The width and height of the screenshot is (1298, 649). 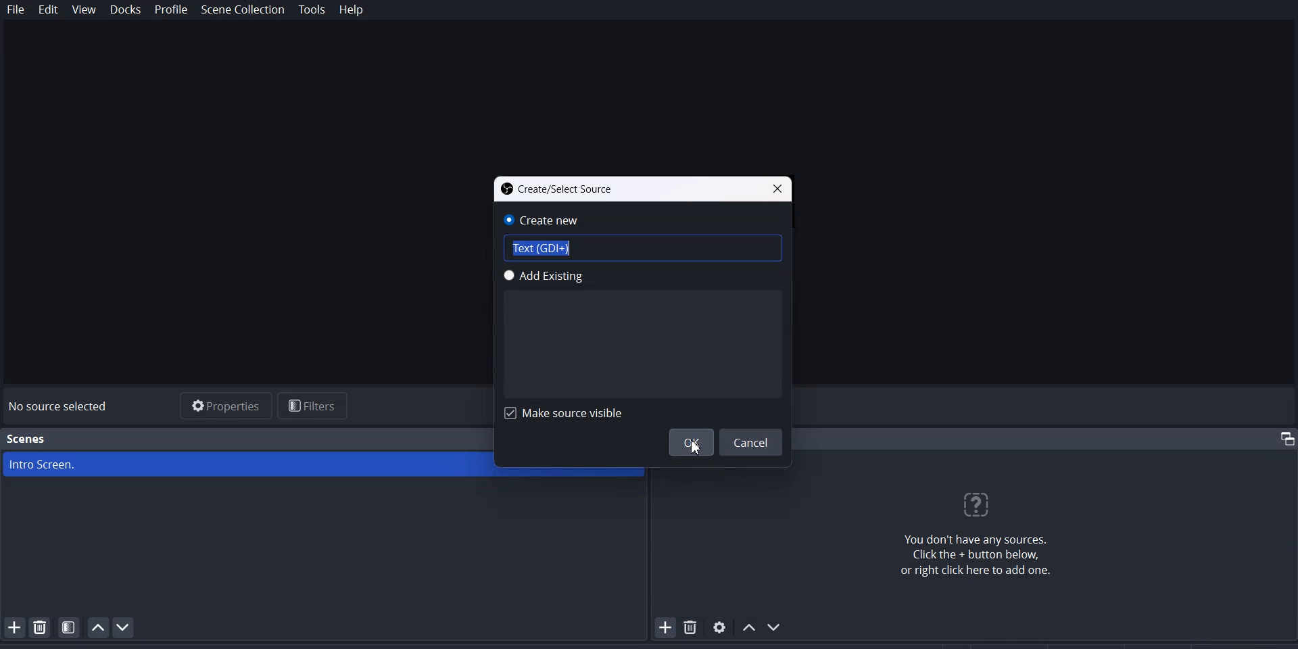 I want to click on Add Existing, so click(x=643, y=333).